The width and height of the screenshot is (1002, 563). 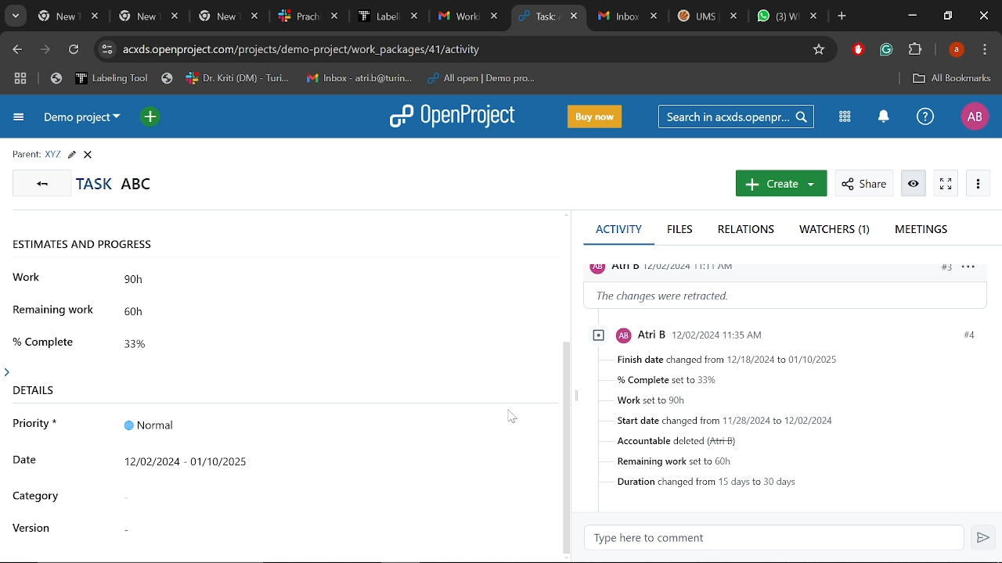 I want to click on Activity, so click(x=618, y=233).